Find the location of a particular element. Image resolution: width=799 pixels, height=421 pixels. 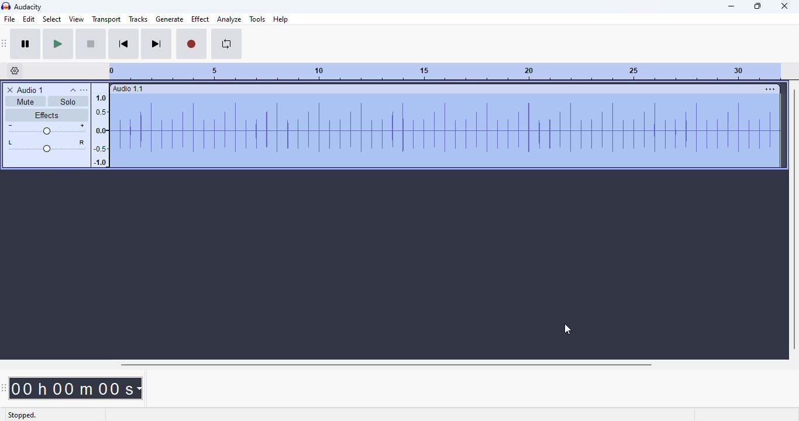

audio 1.1 is located at coordinates (128, 88).